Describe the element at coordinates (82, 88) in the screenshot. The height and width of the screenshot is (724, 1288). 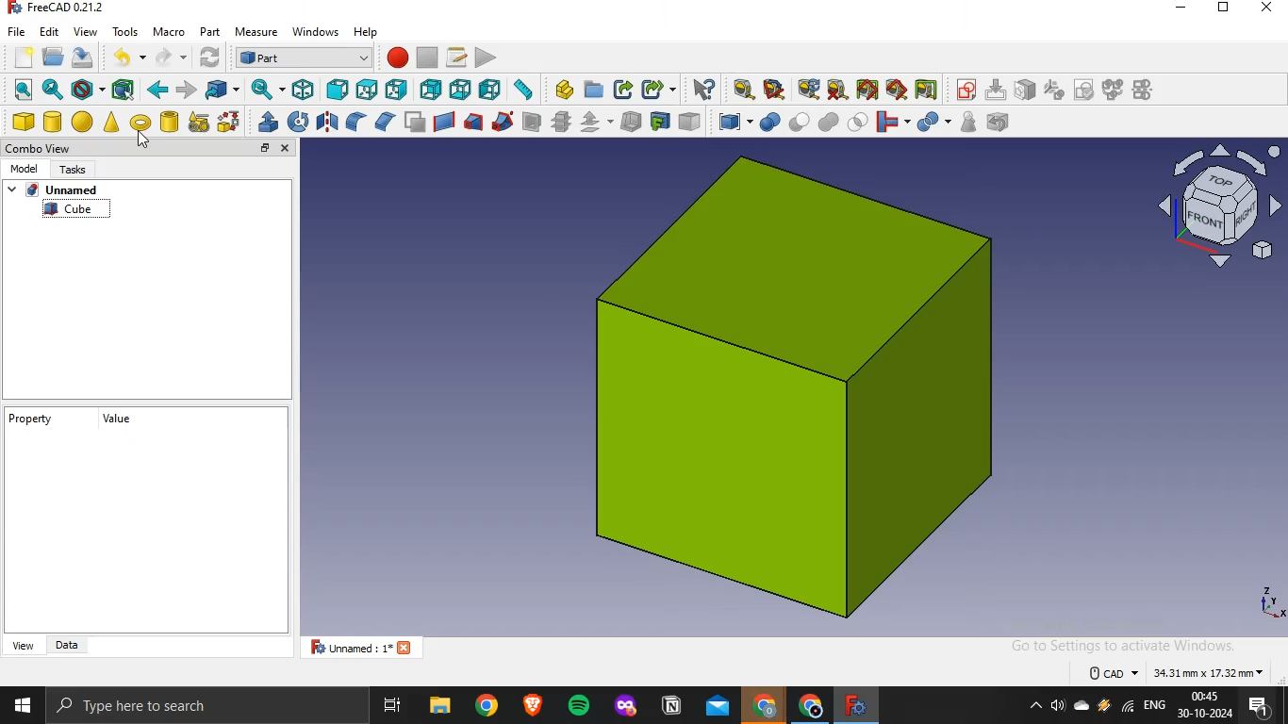
I see `draw style` at that location.